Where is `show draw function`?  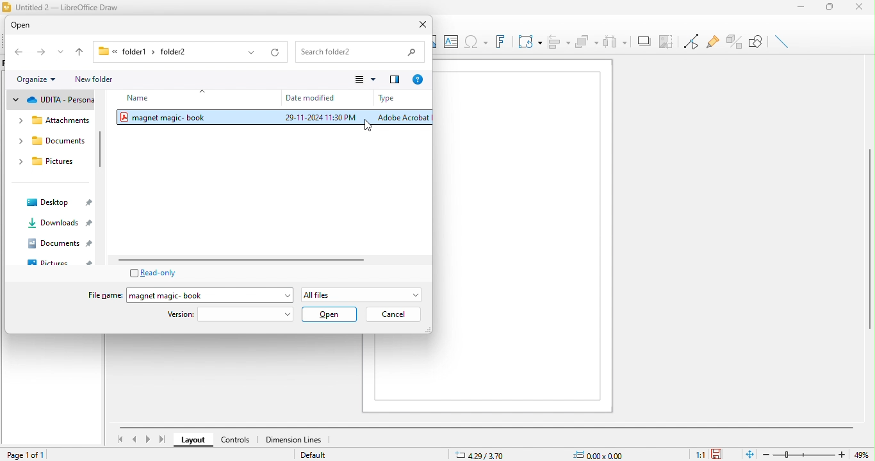 show draw function is located at coordinates (758, 41).